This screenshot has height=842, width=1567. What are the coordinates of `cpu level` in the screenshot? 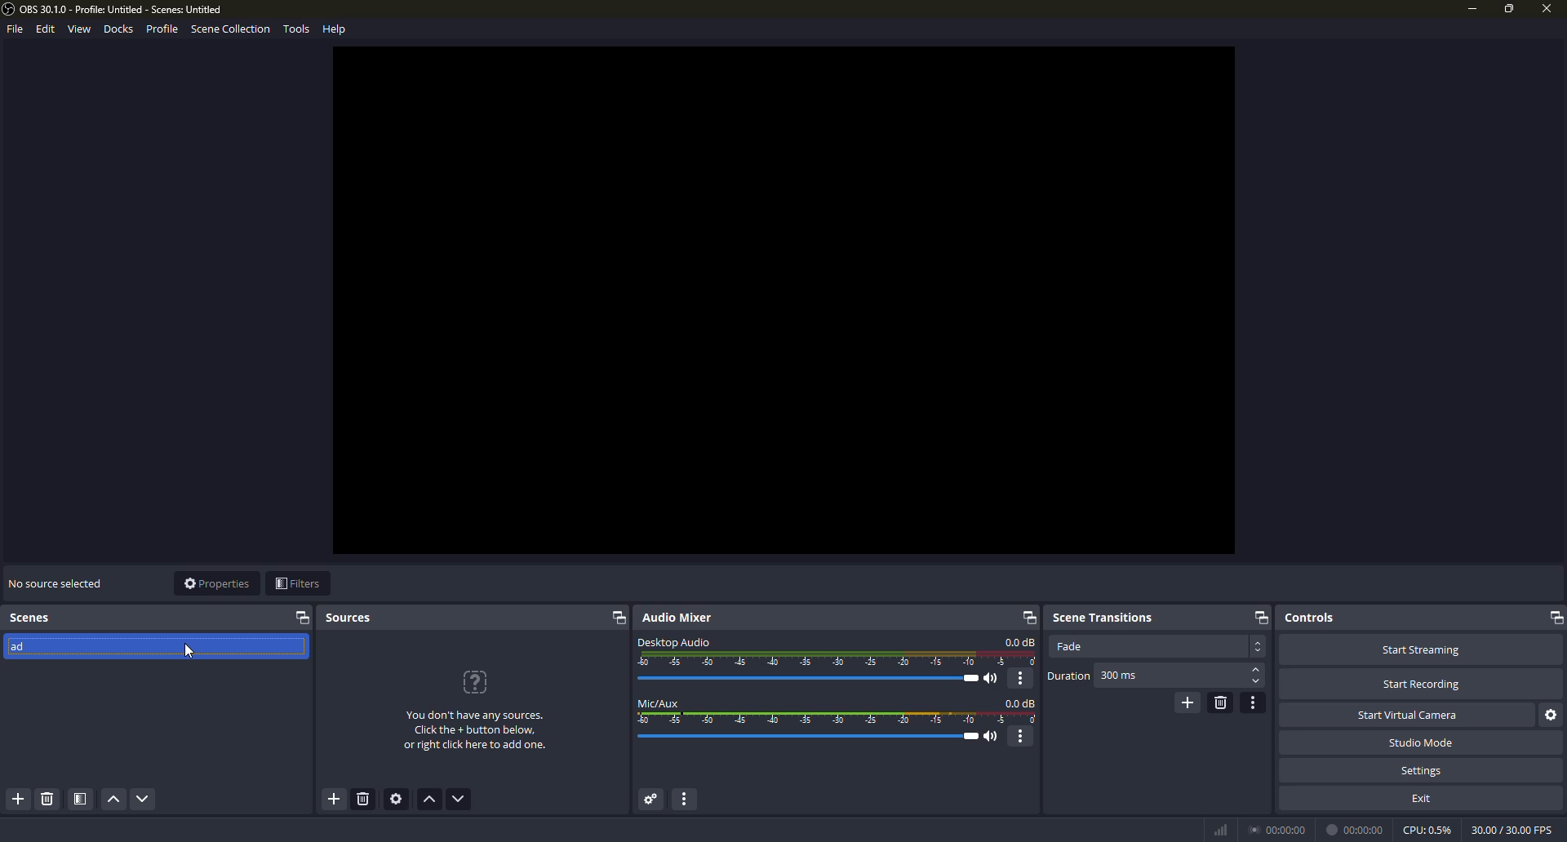 It's located at (1427, 828).